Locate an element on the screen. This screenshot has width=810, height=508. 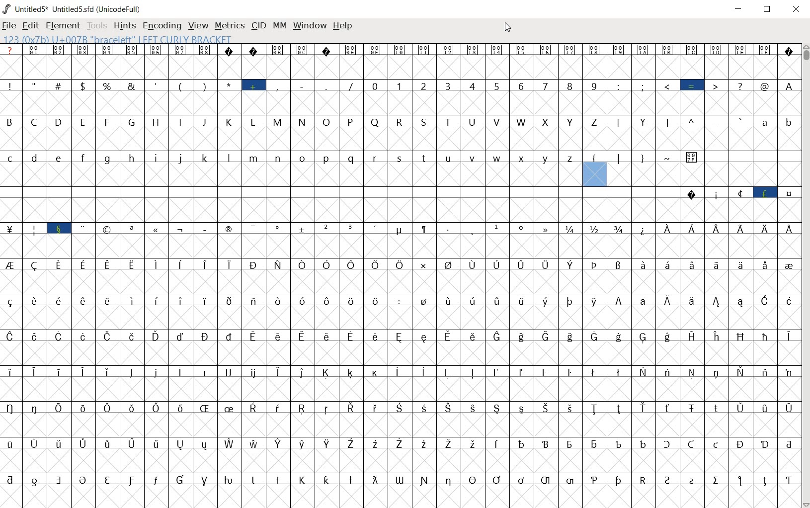
123 (0x7b) U+007B "braceleft" LEFT CURLY BRACKET is located at coordinates (595, 174).